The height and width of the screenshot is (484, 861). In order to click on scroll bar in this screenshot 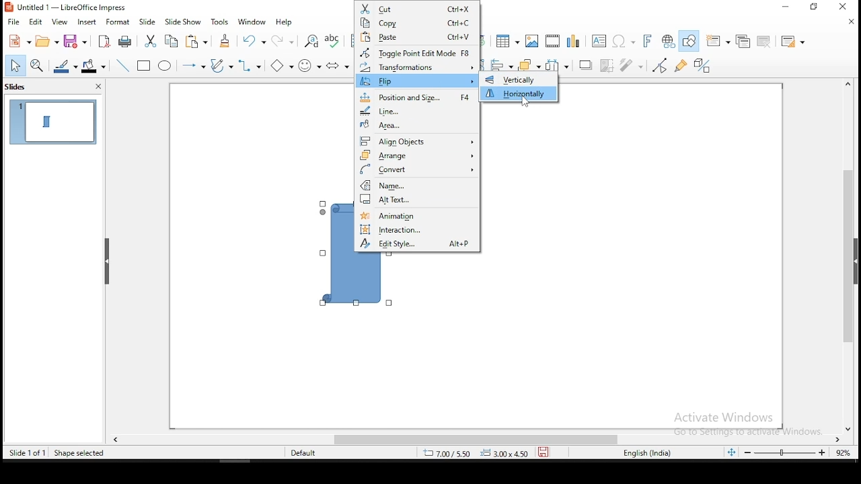, I will do `click(473, 438)`.